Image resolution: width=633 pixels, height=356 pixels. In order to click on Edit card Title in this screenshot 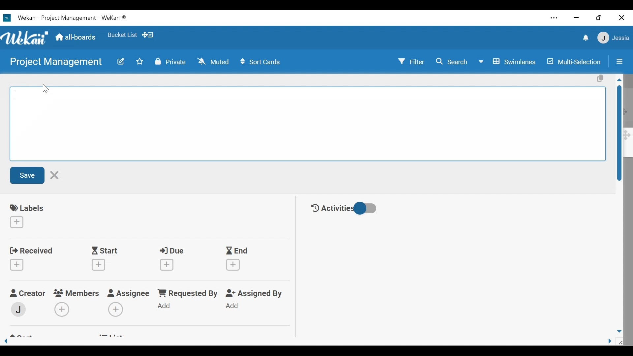, I will do `click(308, 123)`.